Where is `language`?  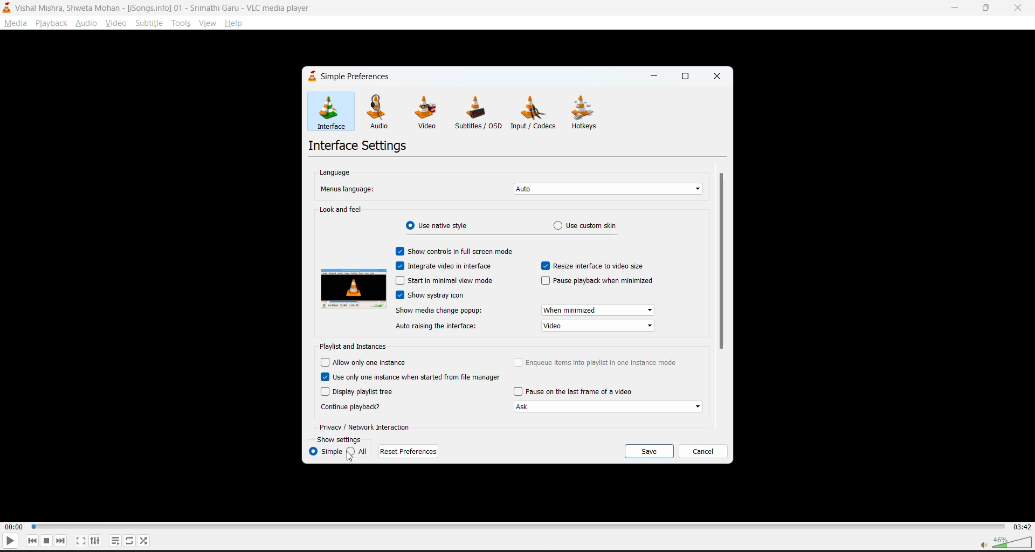 language is located at coordinates (336, 172).